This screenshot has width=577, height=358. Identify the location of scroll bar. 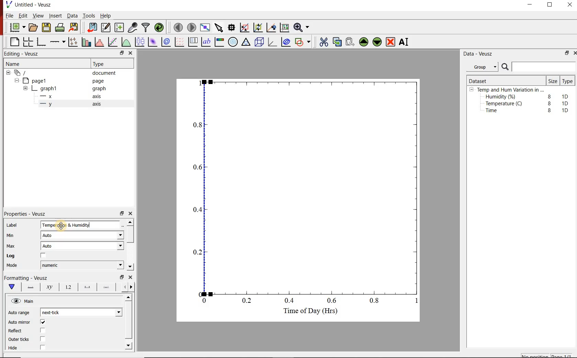
(128, 321).